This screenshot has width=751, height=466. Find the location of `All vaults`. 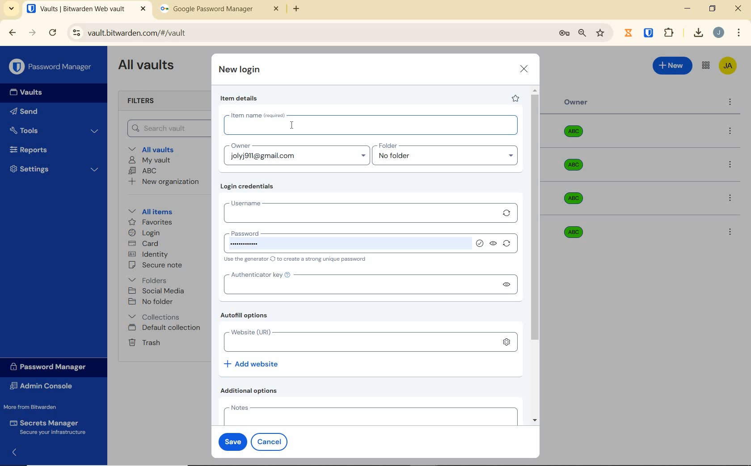

All vaults is located at coordinates (155, 149).